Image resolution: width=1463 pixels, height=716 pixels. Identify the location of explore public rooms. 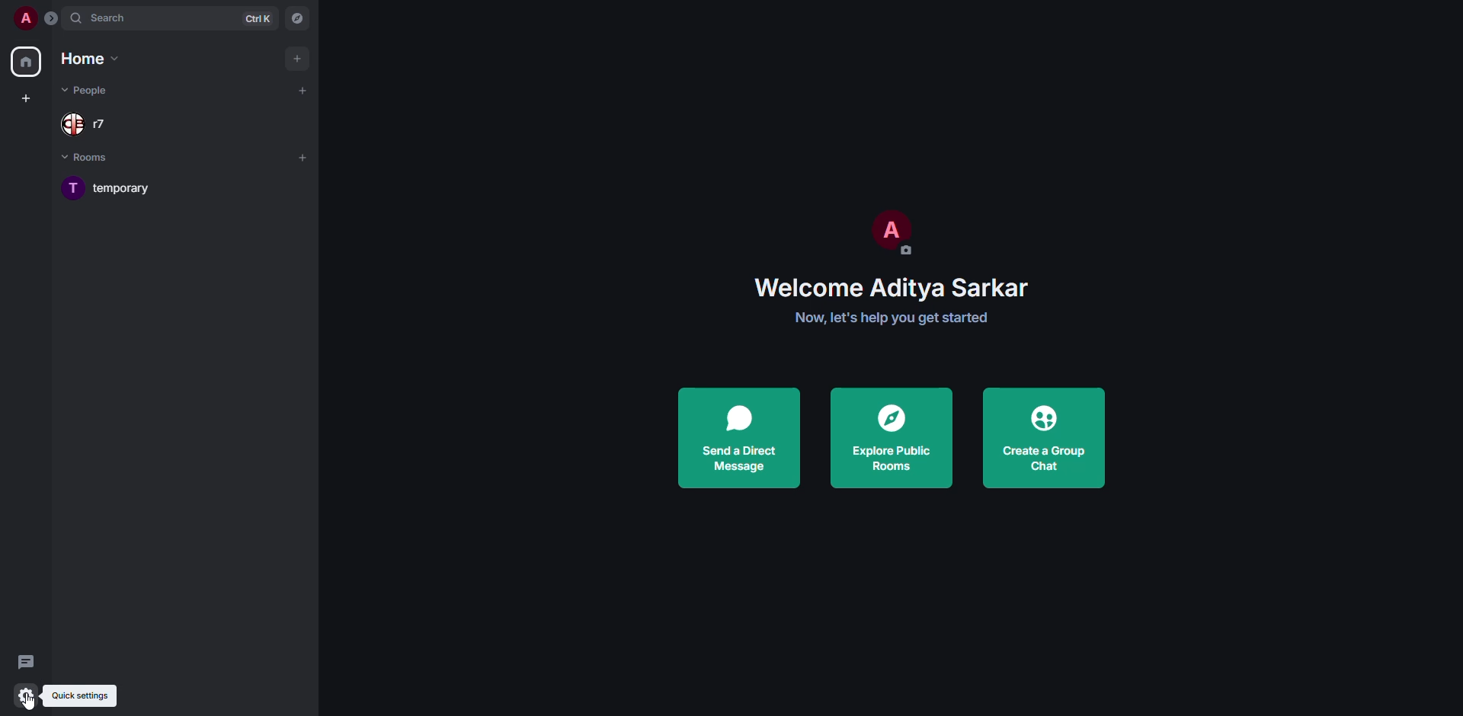
(893, 437).